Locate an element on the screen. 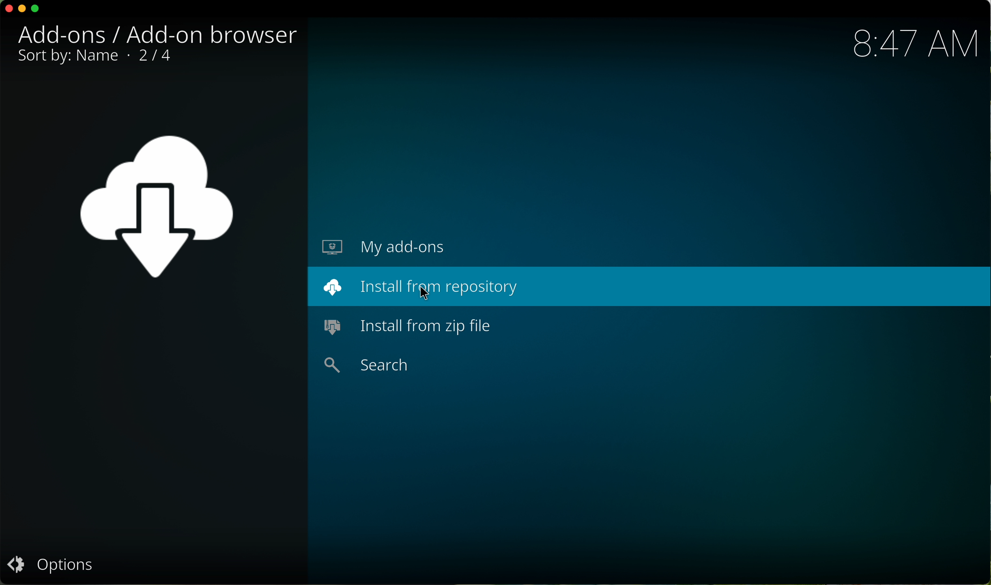 Image resolution: width=991 pixels, height=585 pixels. add-ons is located at coordinates (71, 34).